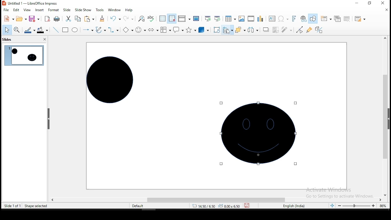 Image resolution: width=391 pixels, height=220 pixels. What do you see at coordinates (152, 19) in the screenshot?
I see `spell check` at bounding box center [152, 19].